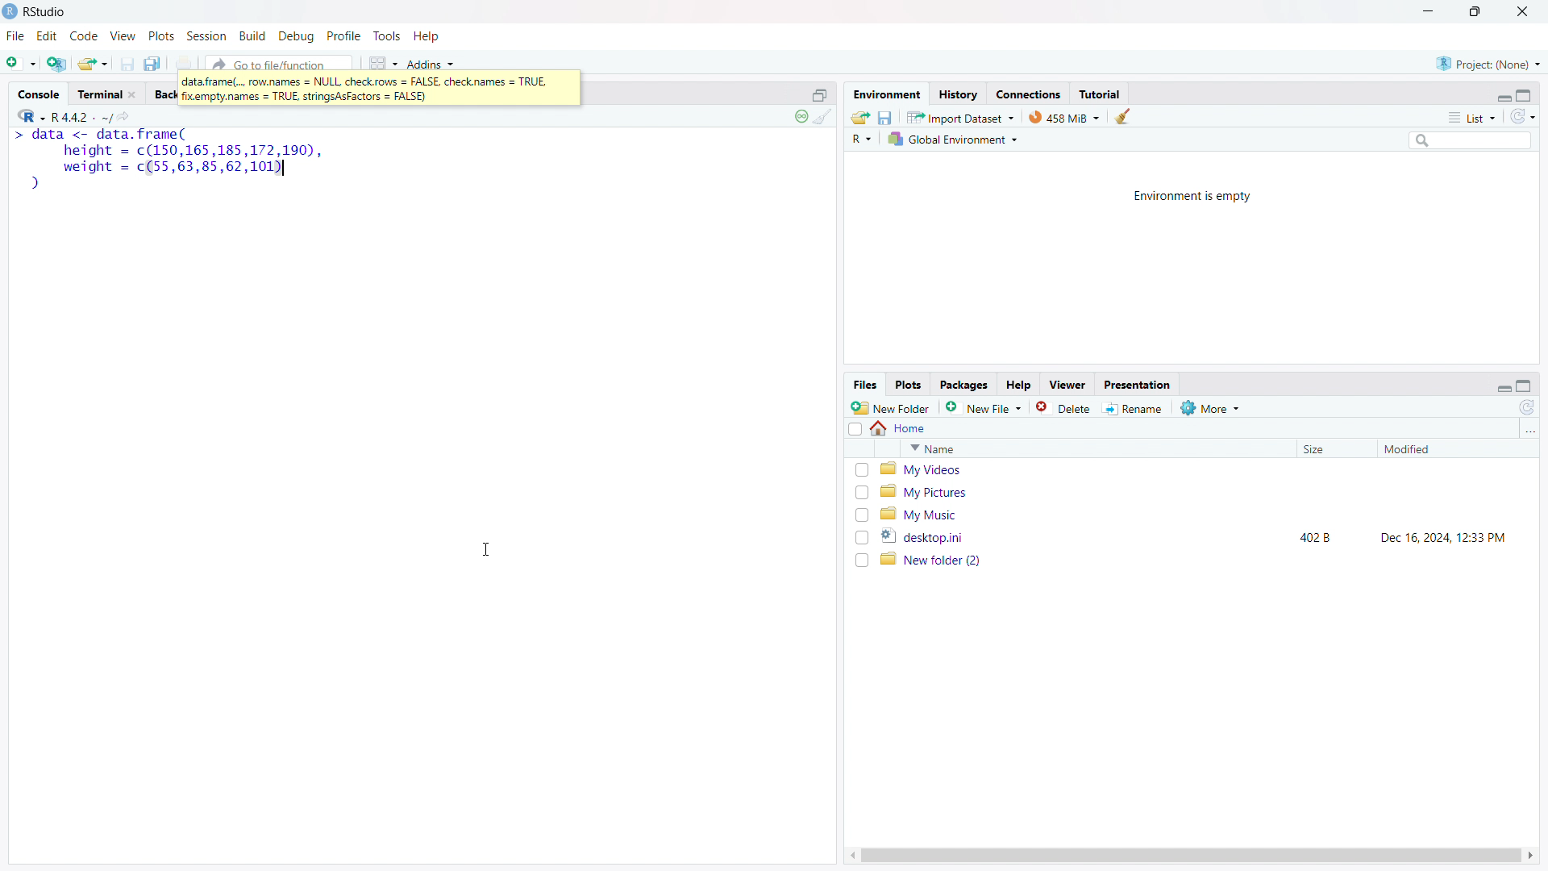 This screenshot has height=871, width=1548. Describe the element at coordinates (31, 115) in the screenshot. I see `select programming language` at that location.